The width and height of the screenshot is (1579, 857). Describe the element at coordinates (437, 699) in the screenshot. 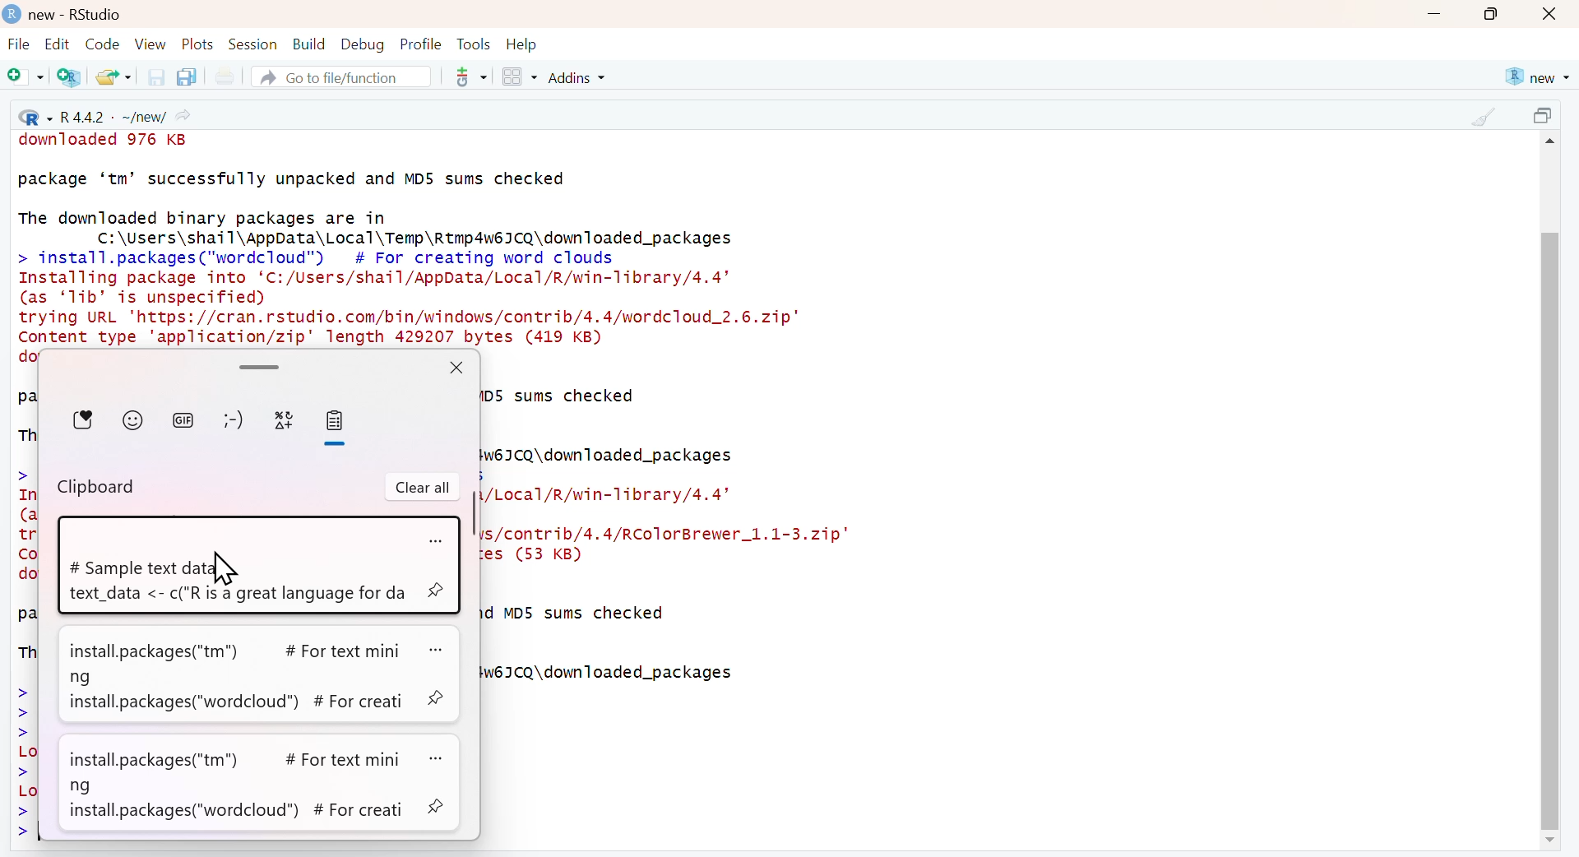

I see `pin` at that location.